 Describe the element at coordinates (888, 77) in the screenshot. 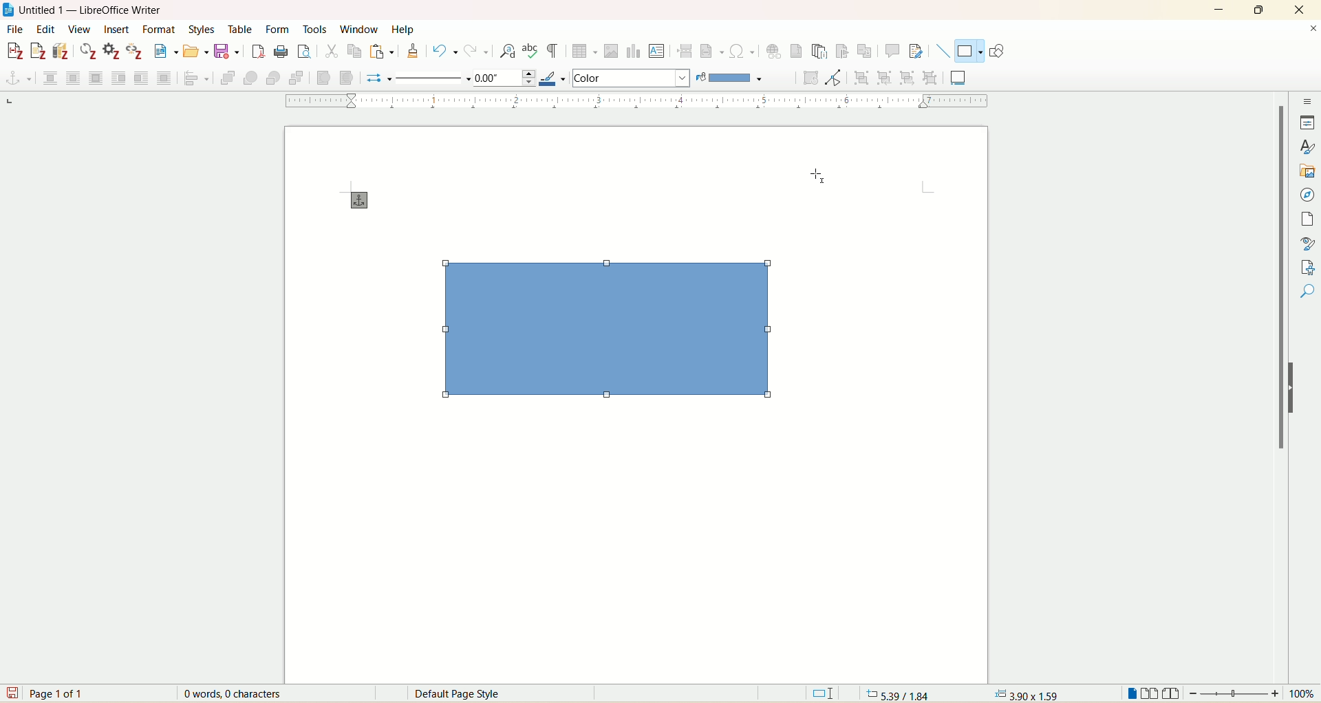

I see `enter group` at that location.